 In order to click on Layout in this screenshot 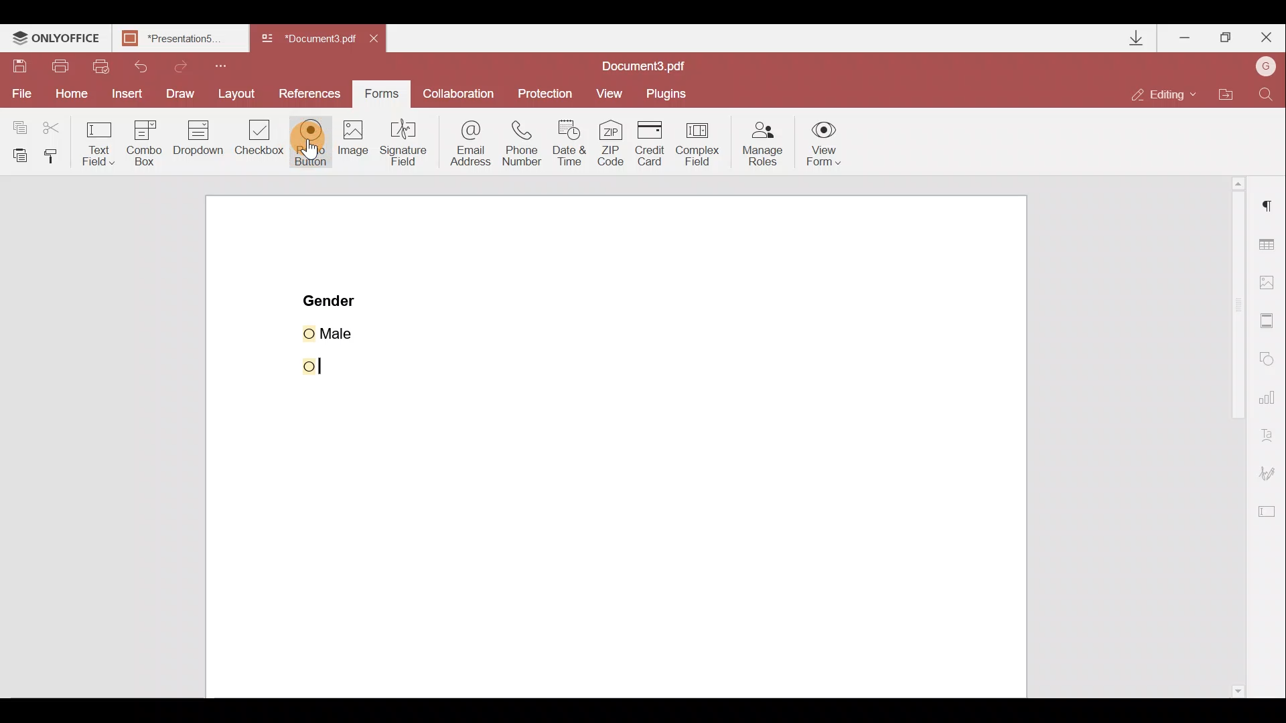, I will do `click(240, 96)`.